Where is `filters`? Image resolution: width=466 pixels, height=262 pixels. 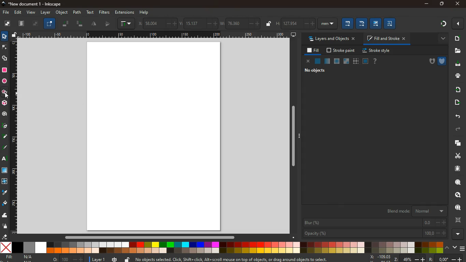 filters is located at coordinates (104, 12).